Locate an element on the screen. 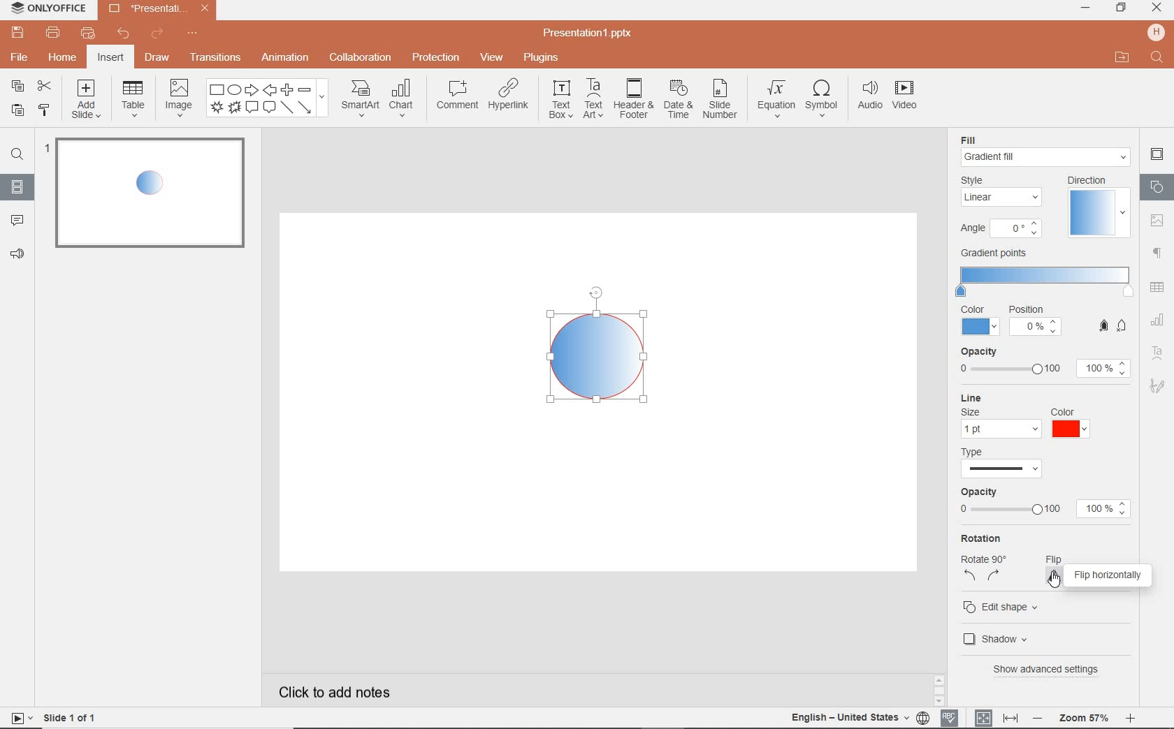  flip is located at coordinates (1067, 558).